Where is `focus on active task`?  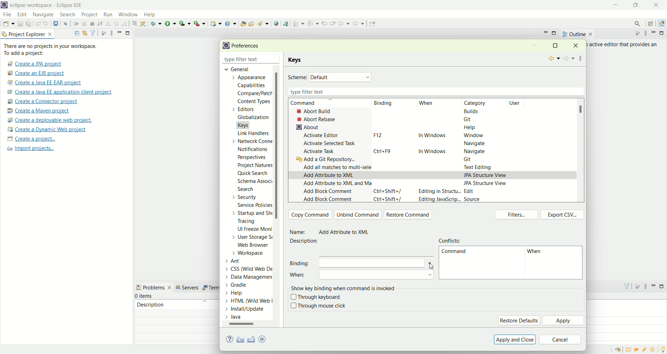 focus on active task is located at coordinates (103, 33).